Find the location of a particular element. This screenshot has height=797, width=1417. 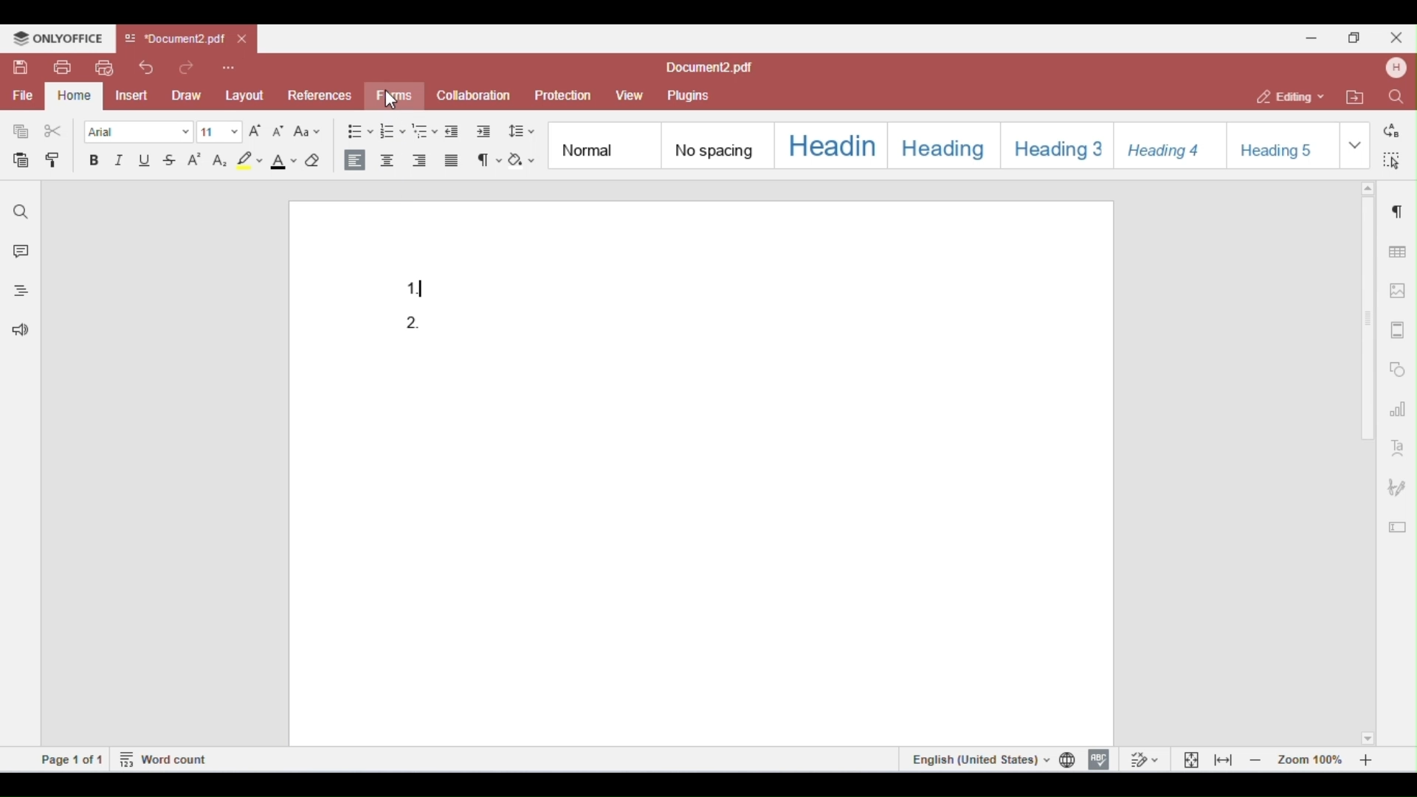

references is located at coordinates (318, 95).